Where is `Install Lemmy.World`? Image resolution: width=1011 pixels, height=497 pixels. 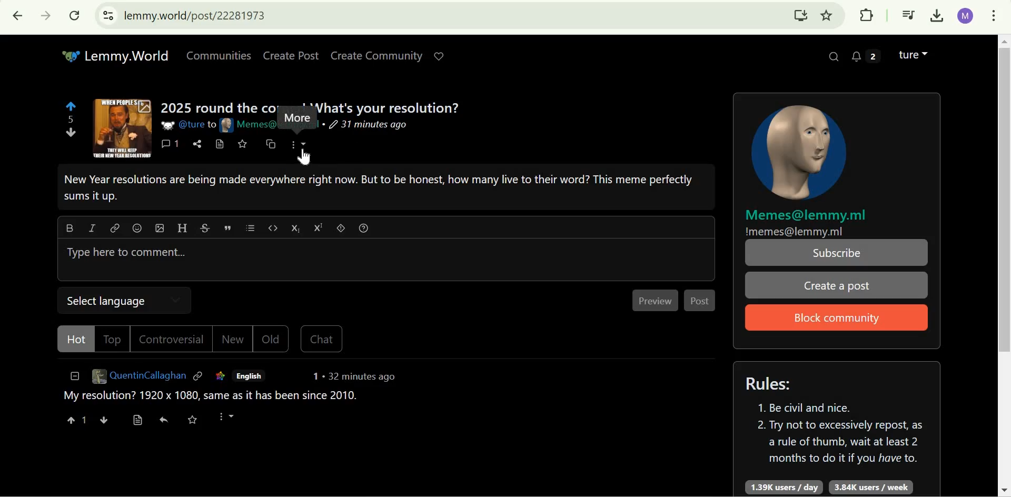 Install Lemmy.World is located at coordinates (801, 15).